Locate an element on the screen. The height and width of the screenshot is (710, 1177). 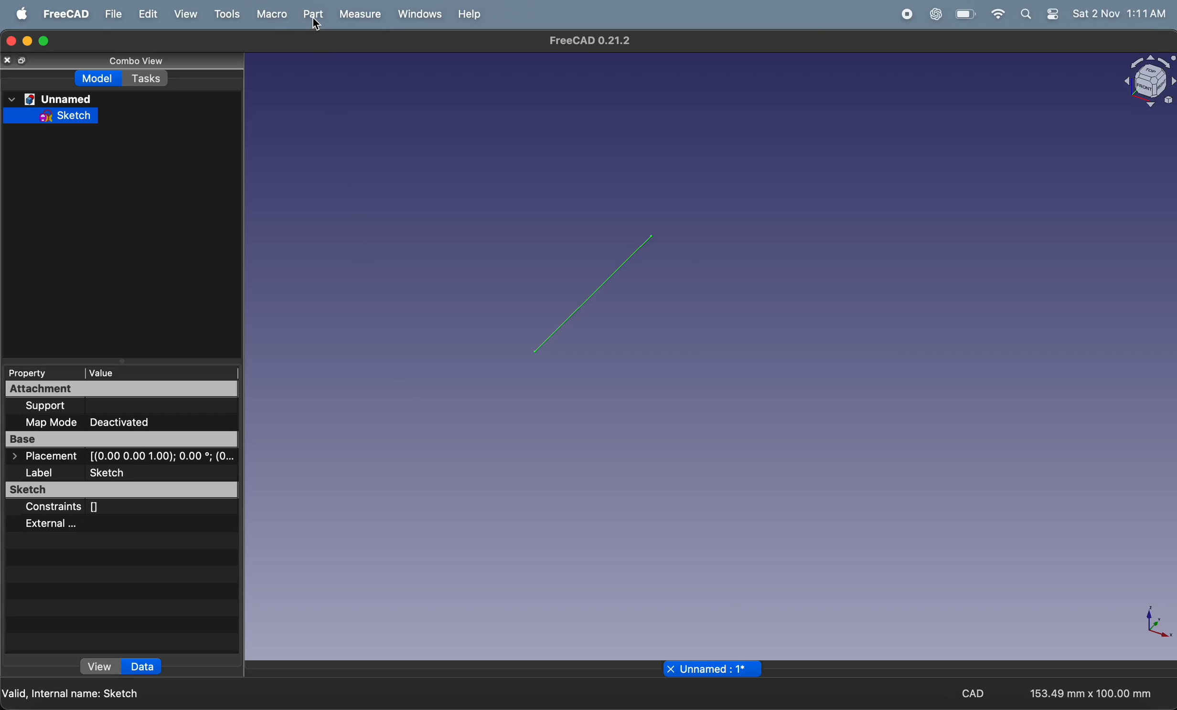
view is located at coordinates (96, 666).